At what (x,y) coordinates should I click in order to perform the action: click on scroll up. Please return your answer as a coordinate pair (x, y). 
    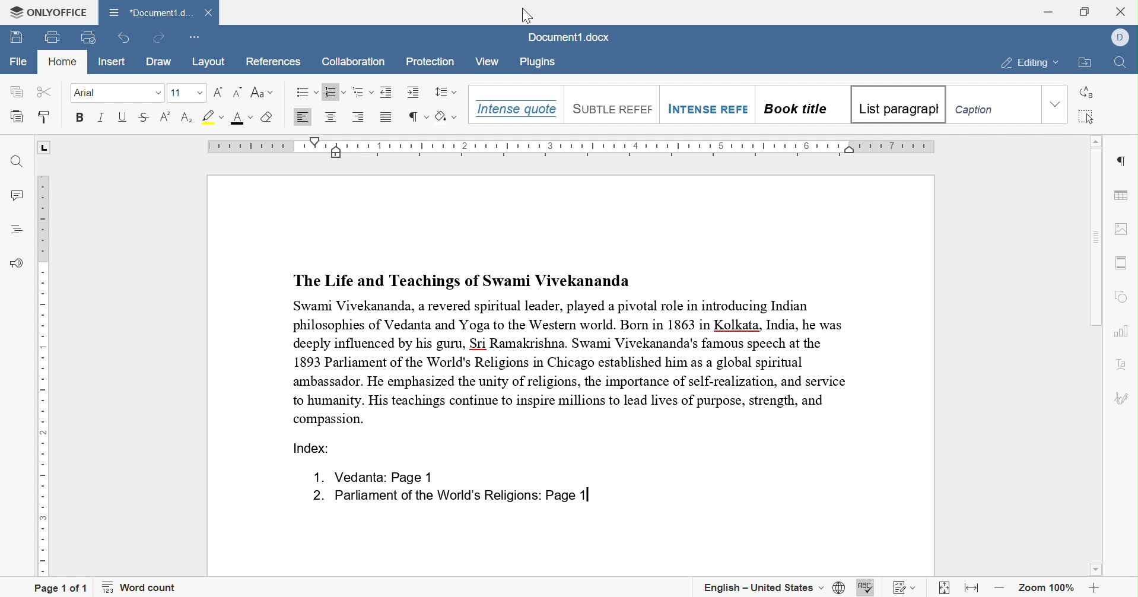
    Looking at the image, I should click on (1097, 139).